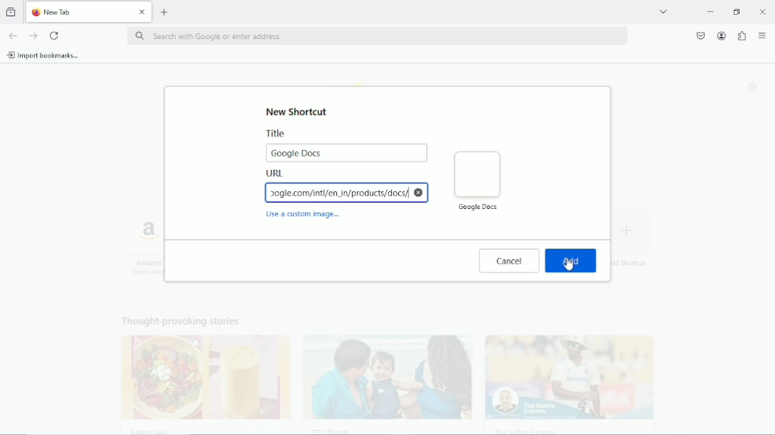 Image resolution: width=775 pixels, height=435 pixels. I want to click on minimize, so click(709, 12).